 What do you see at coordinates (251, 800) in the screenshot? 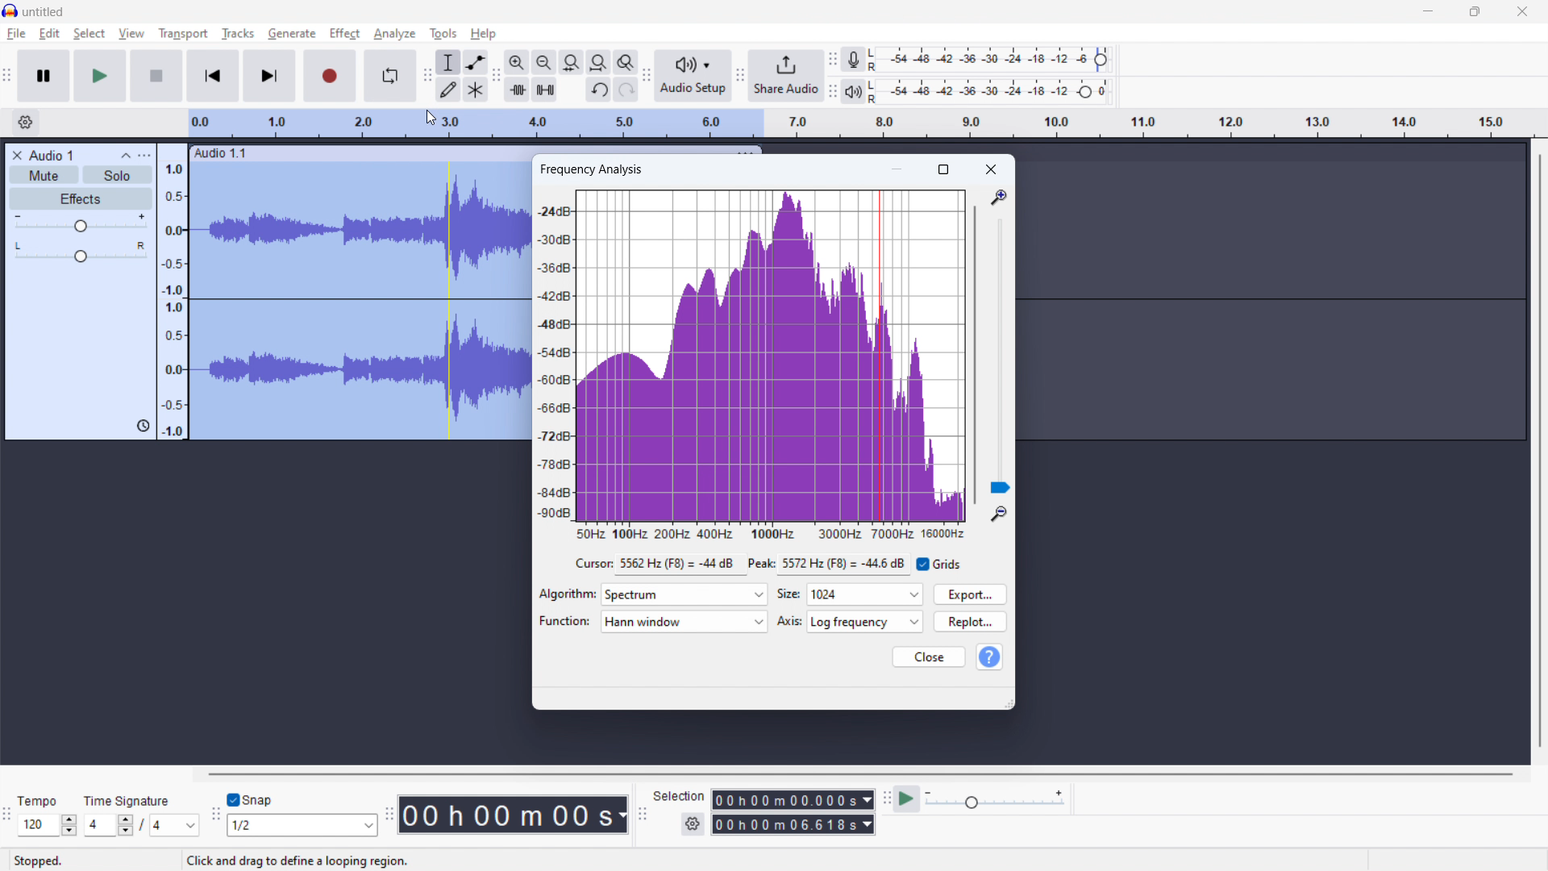
I see `toggle snap` at bounding box center [251, 800].